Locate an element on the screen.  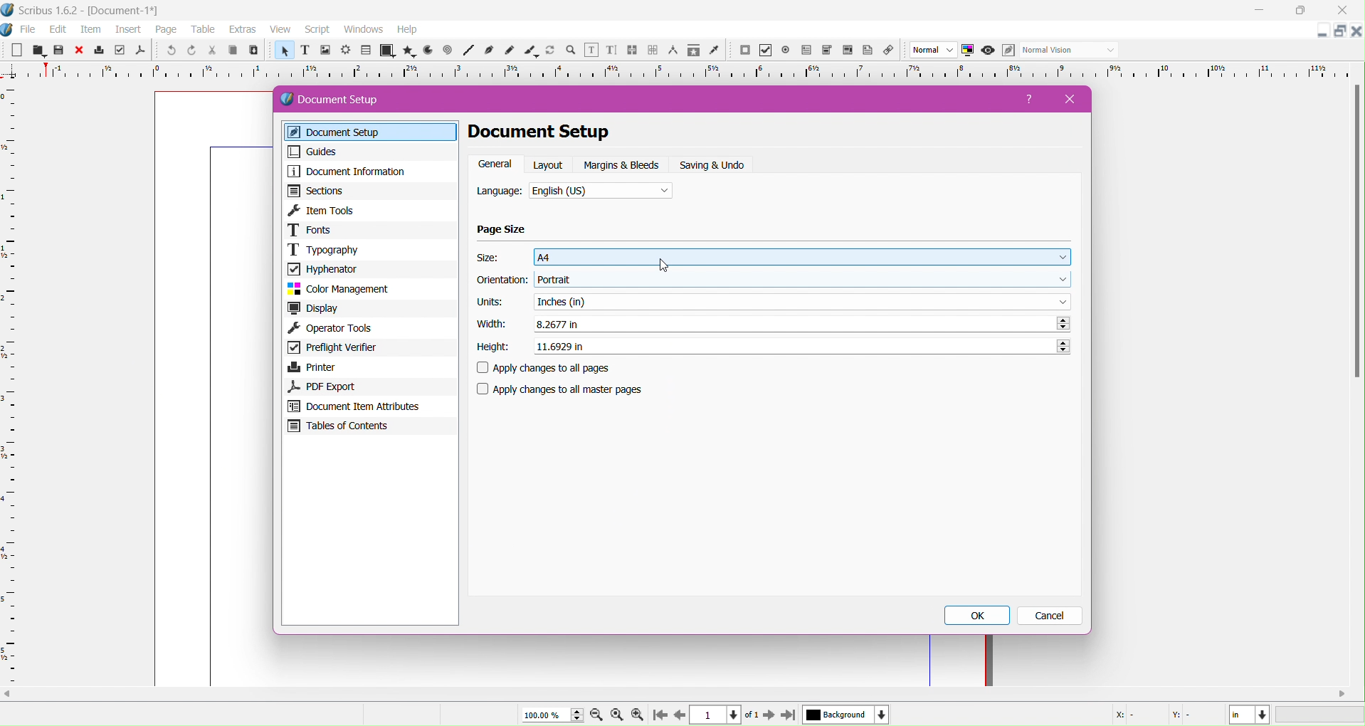
measuring scale is located at coordinates (679, 72).